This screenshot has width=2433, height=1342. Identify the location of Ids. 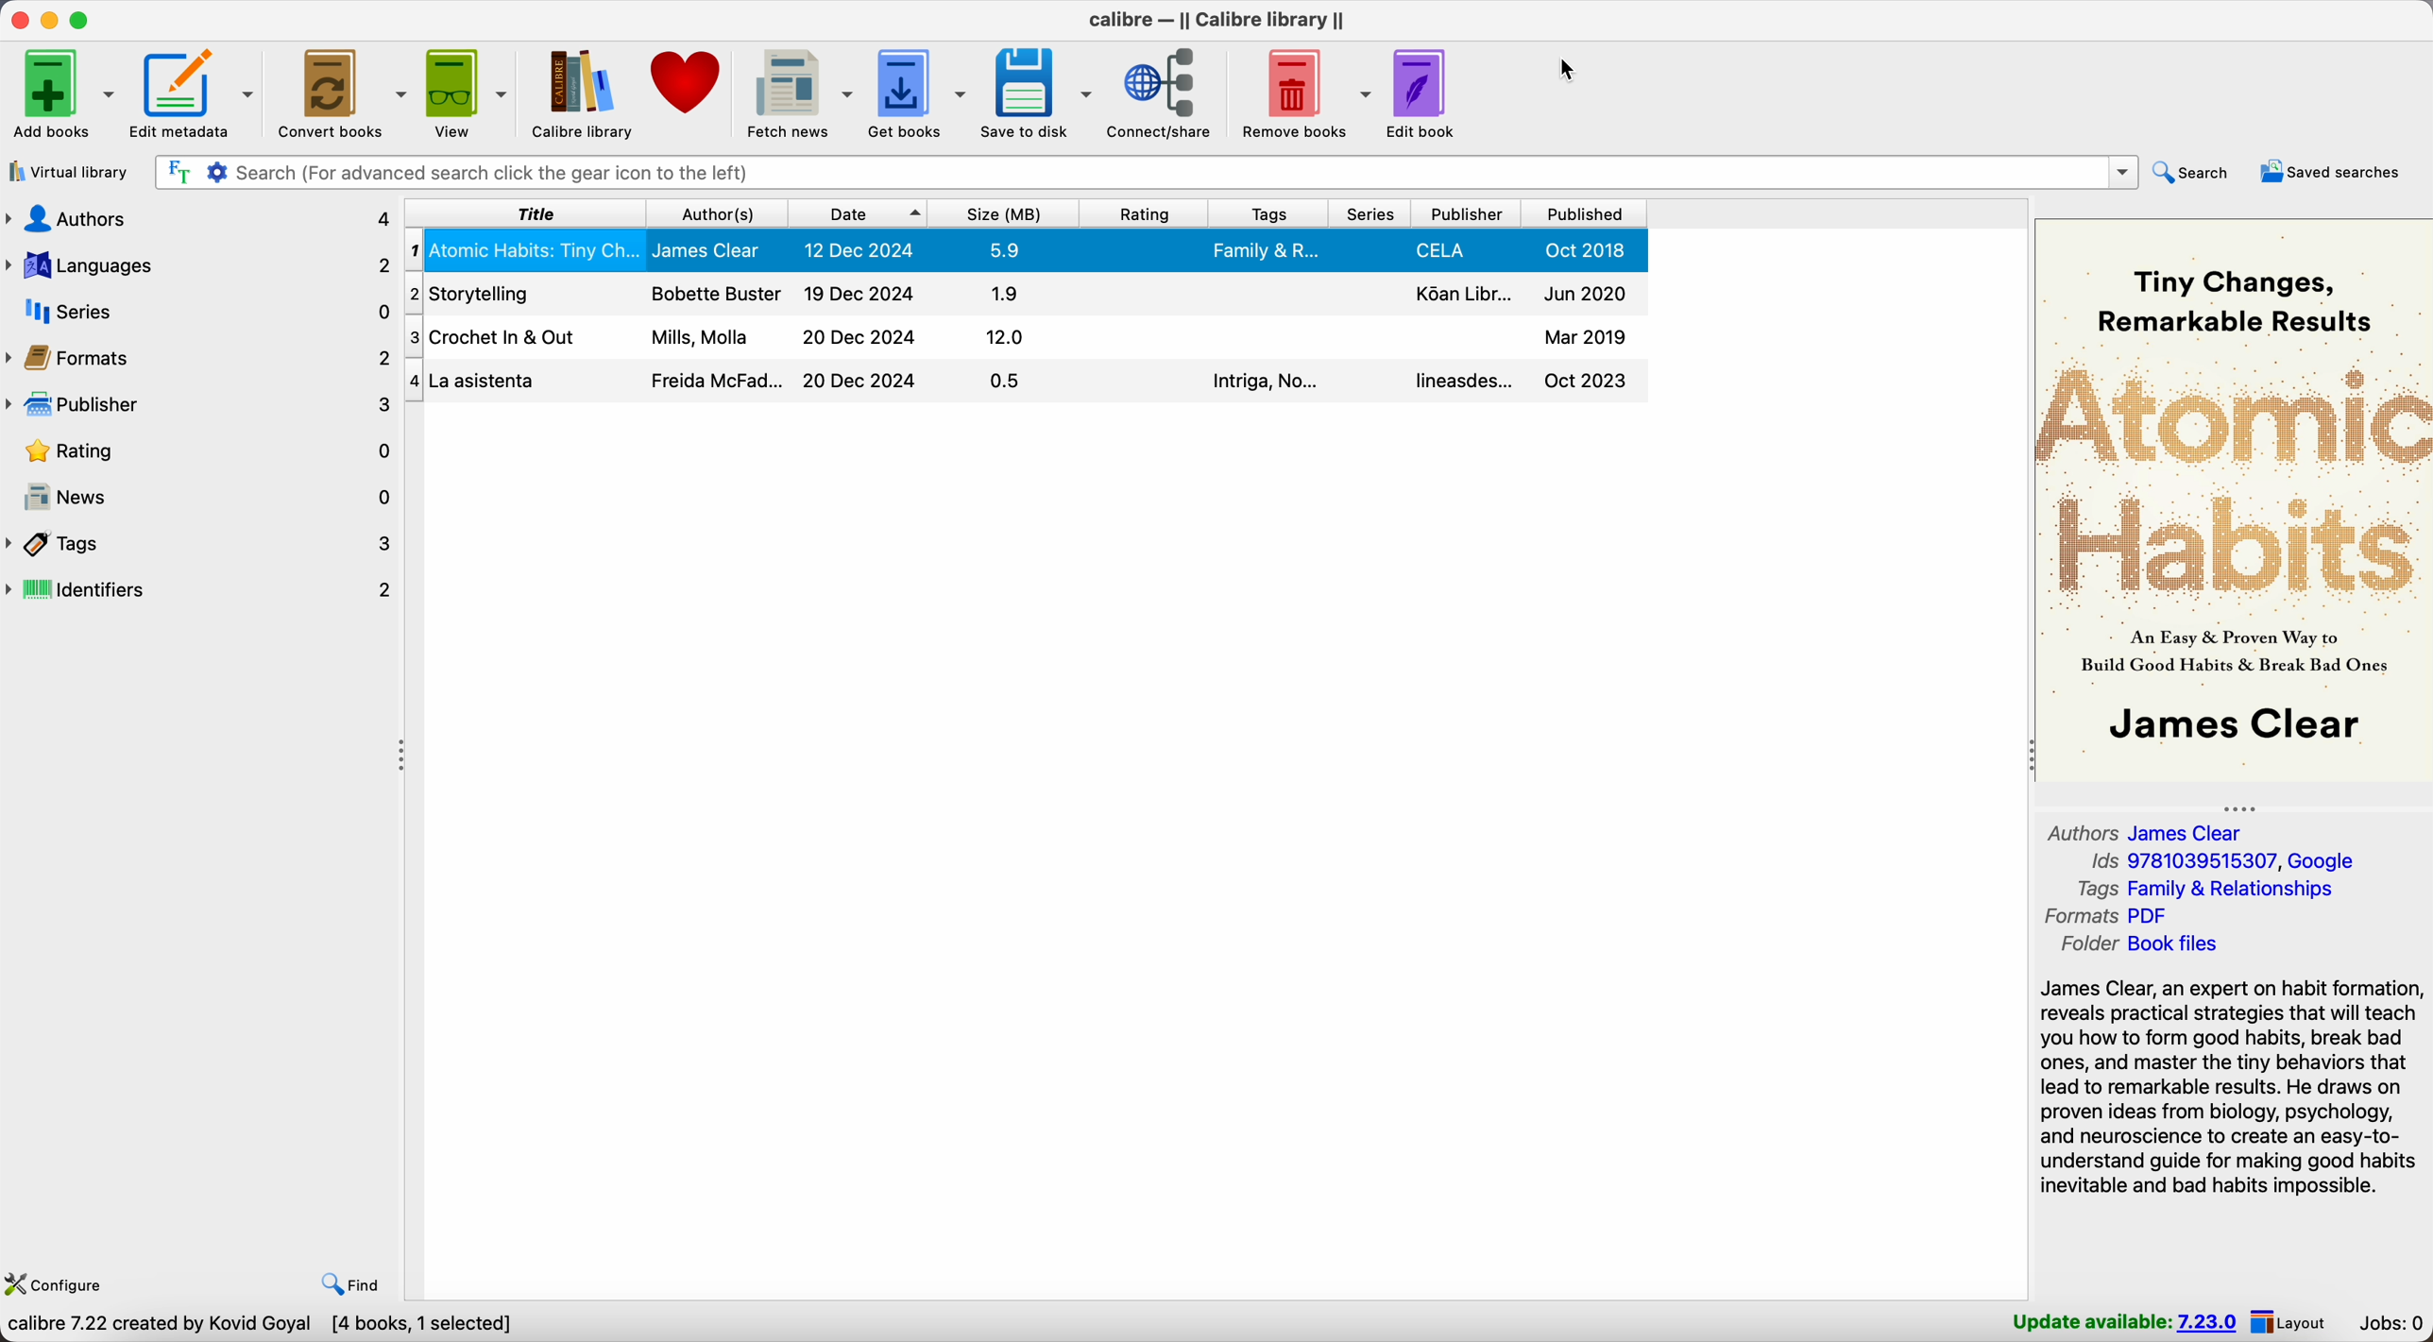
(2219, 862).